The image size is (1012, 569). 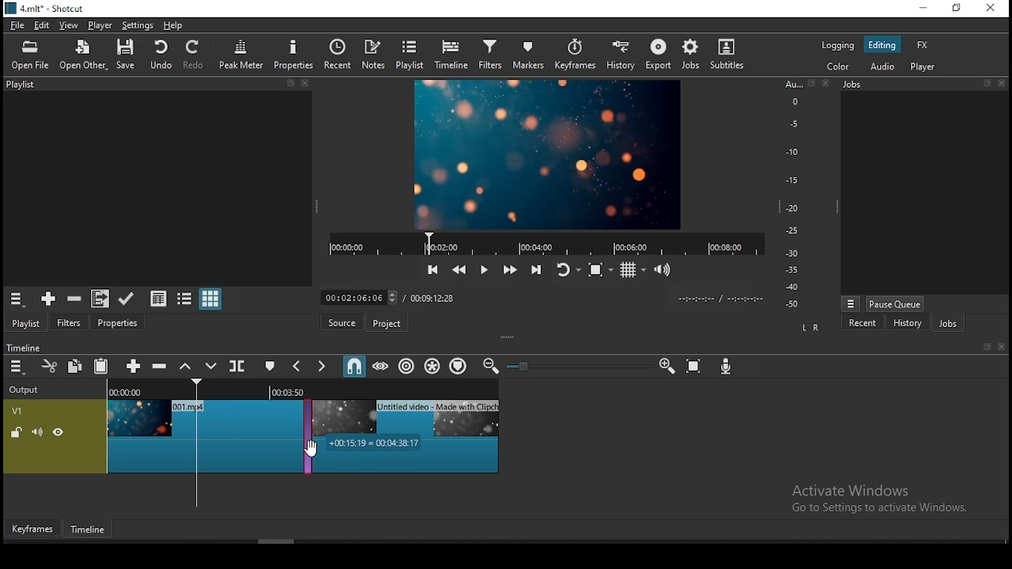 I want to click on filters, so click(x=493, y=55).